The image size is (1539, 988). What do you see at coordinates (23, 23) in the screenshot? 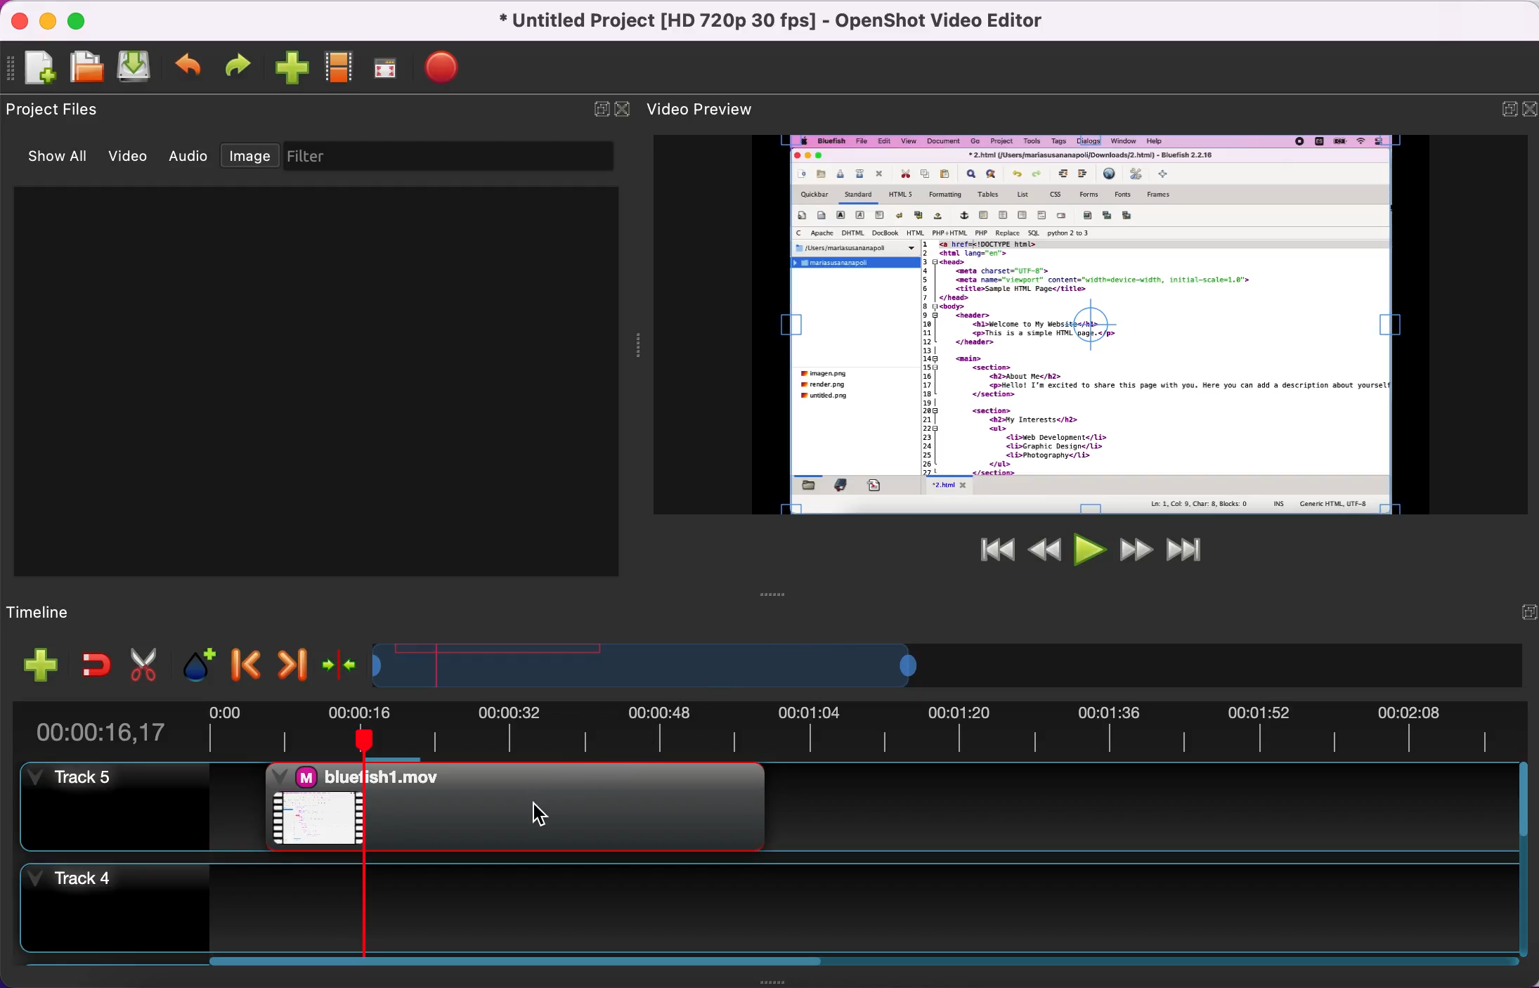
I see `close` at bounding box center [23, 23].